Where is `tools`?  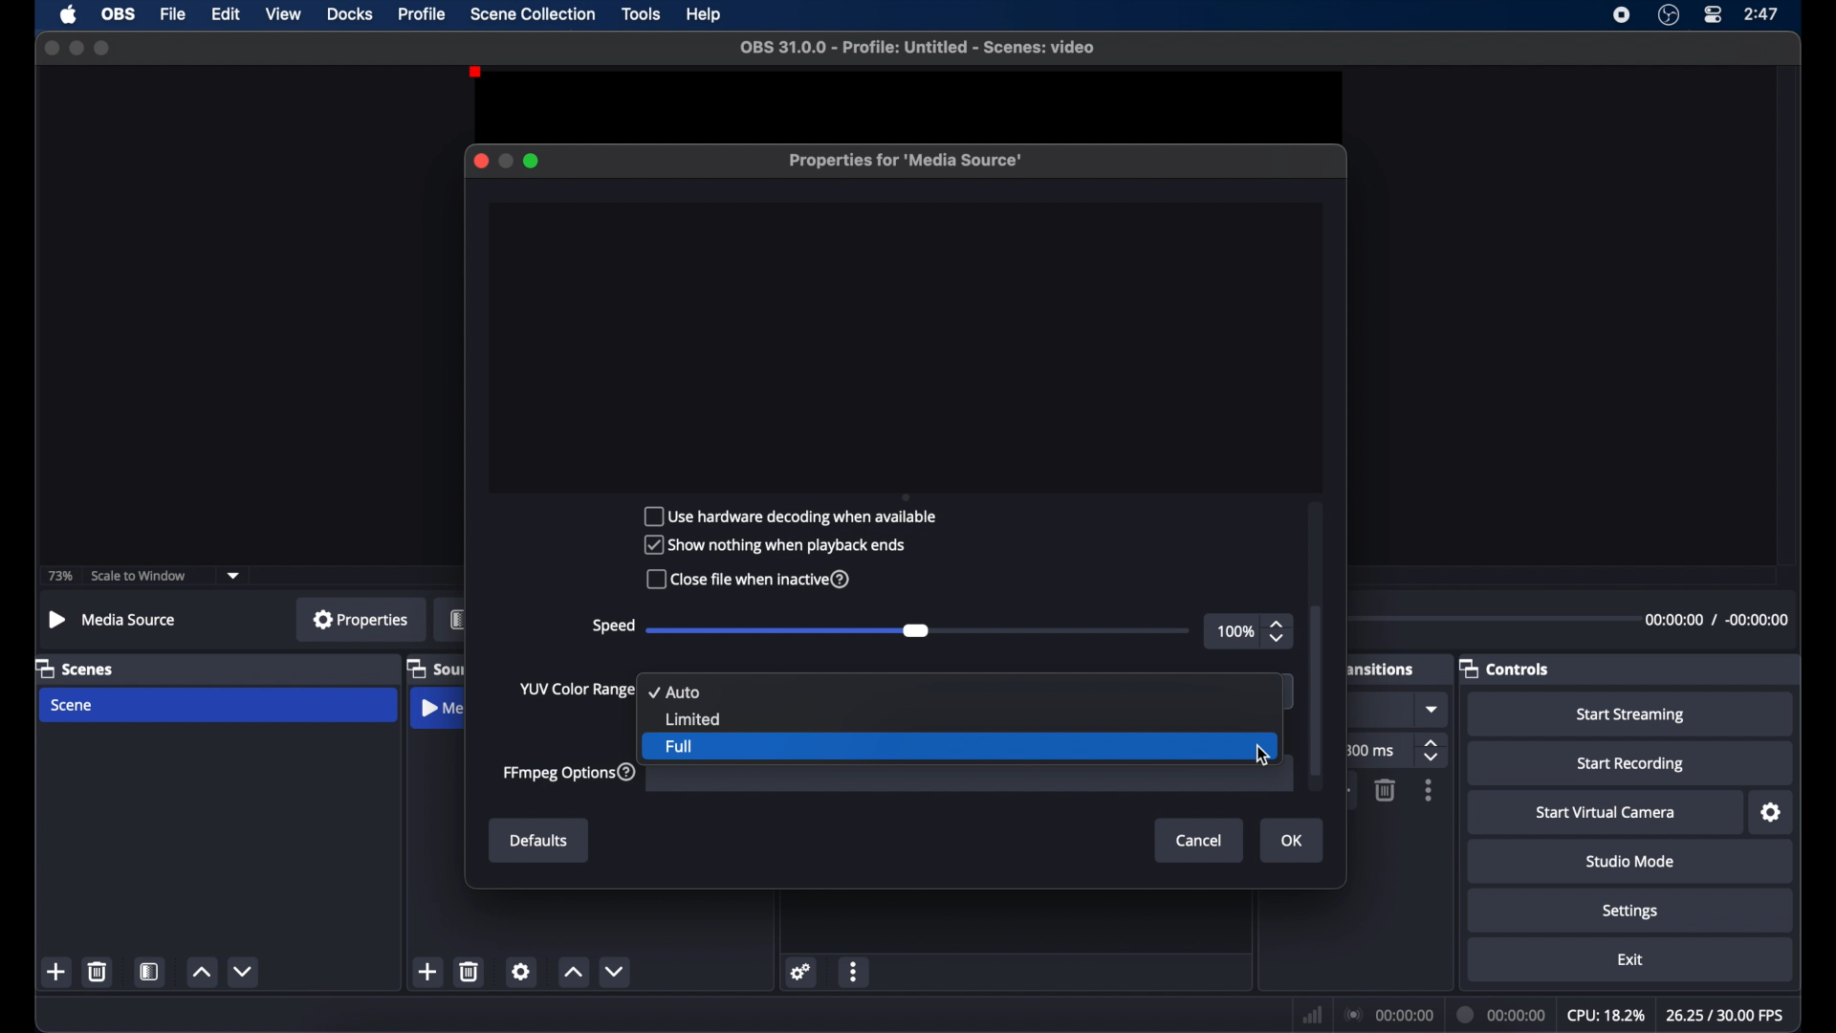
tools is located at coordinates (643, 14).